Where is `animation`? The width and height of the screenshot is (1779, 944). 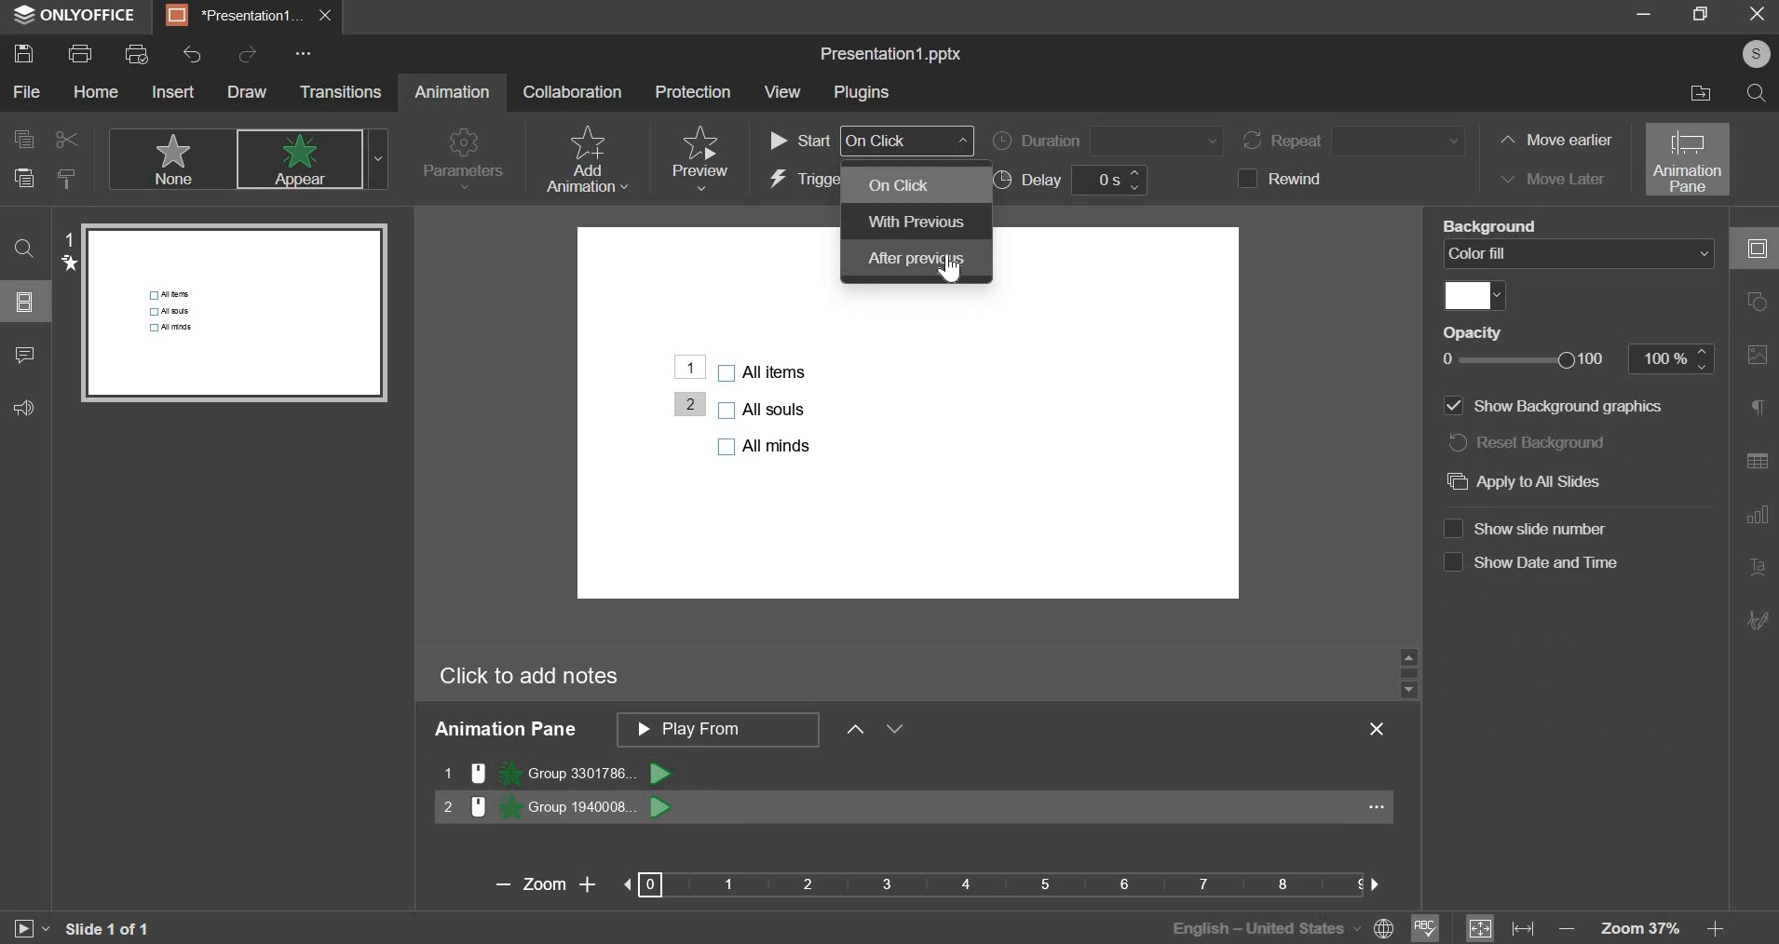
animation is located at coordinates (452, 91).